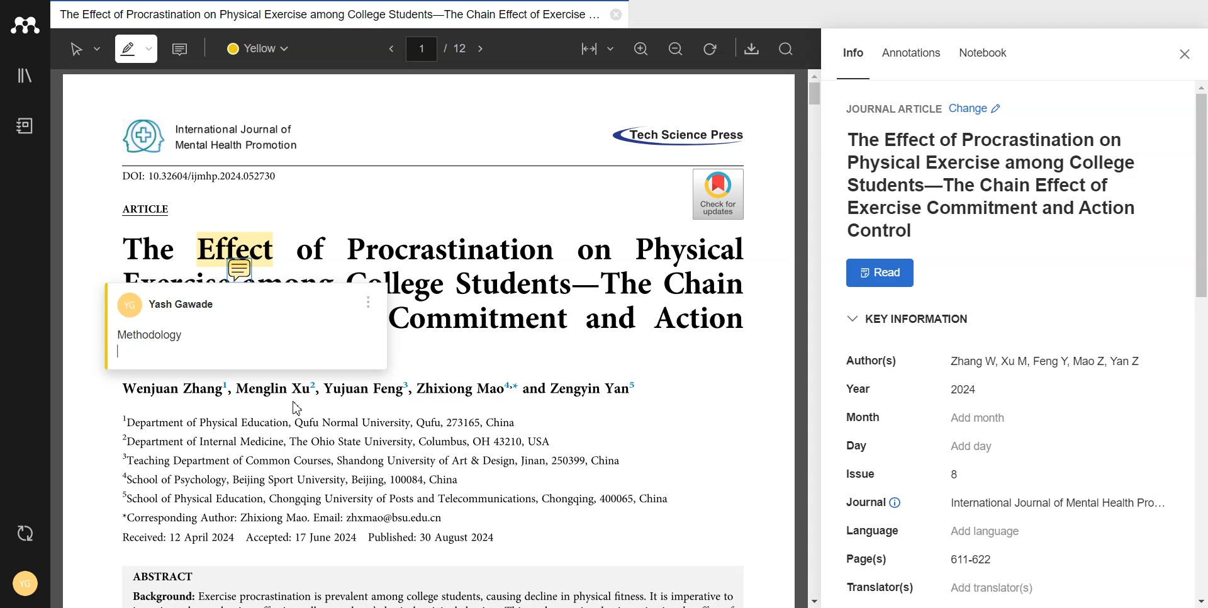 The width and height of the screenshot is (1208, 608). Describe the element at coordinates (213, 135) in the screenshot. I see `International Journal of
Mental Health Promotion` at that location.